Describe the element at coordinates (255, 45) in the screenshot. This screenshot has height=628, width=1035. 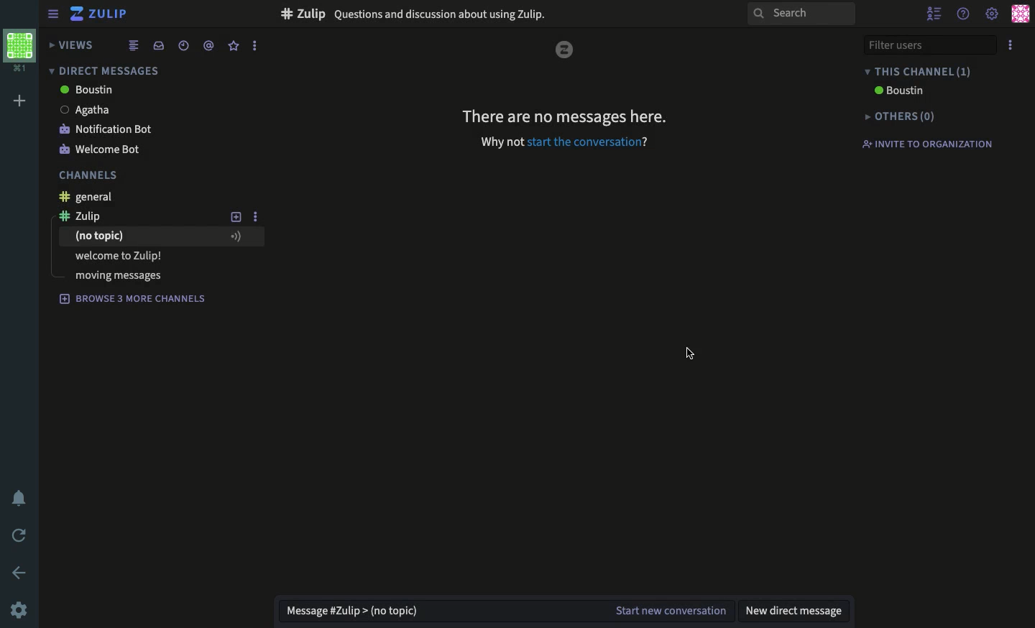
I see `options` at that location.